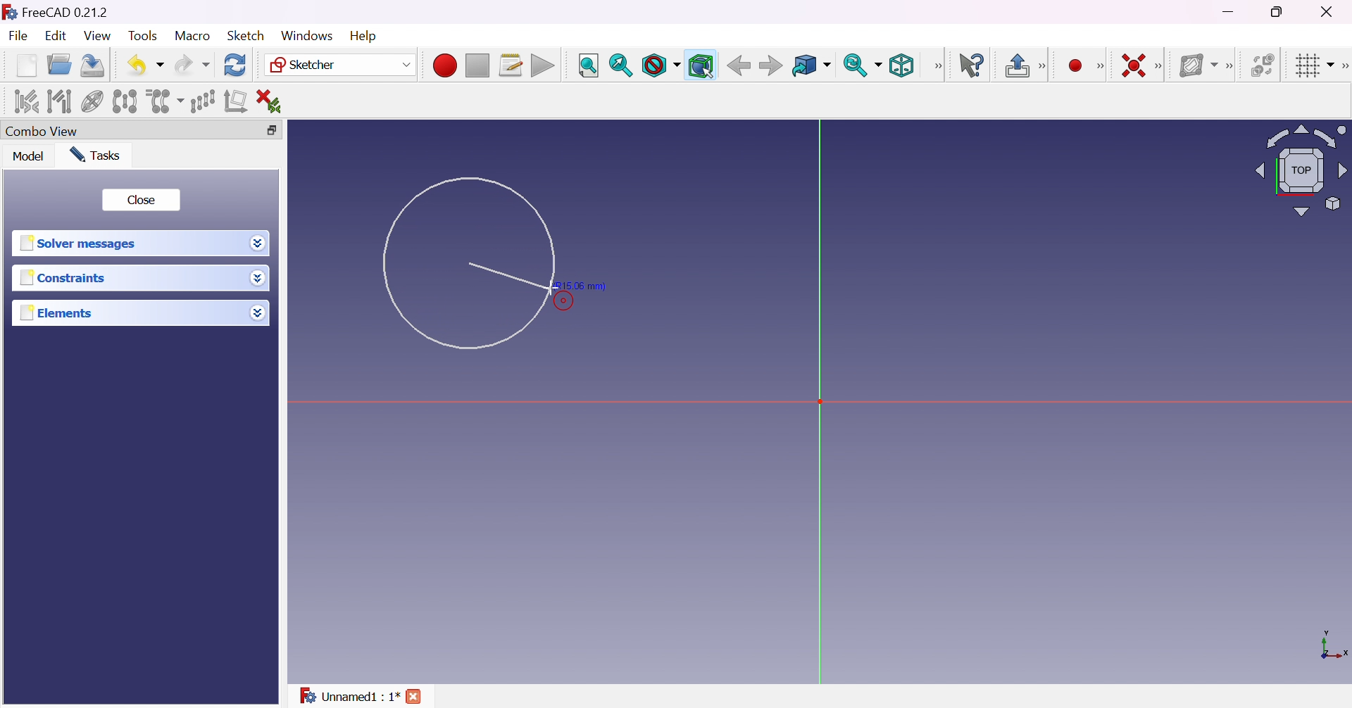 The image size is (1352, 708). What do you see at coordinates (94, 103) in the screenshot?
I see `Show/hide internal geometry` at bounding box center [94, 103].